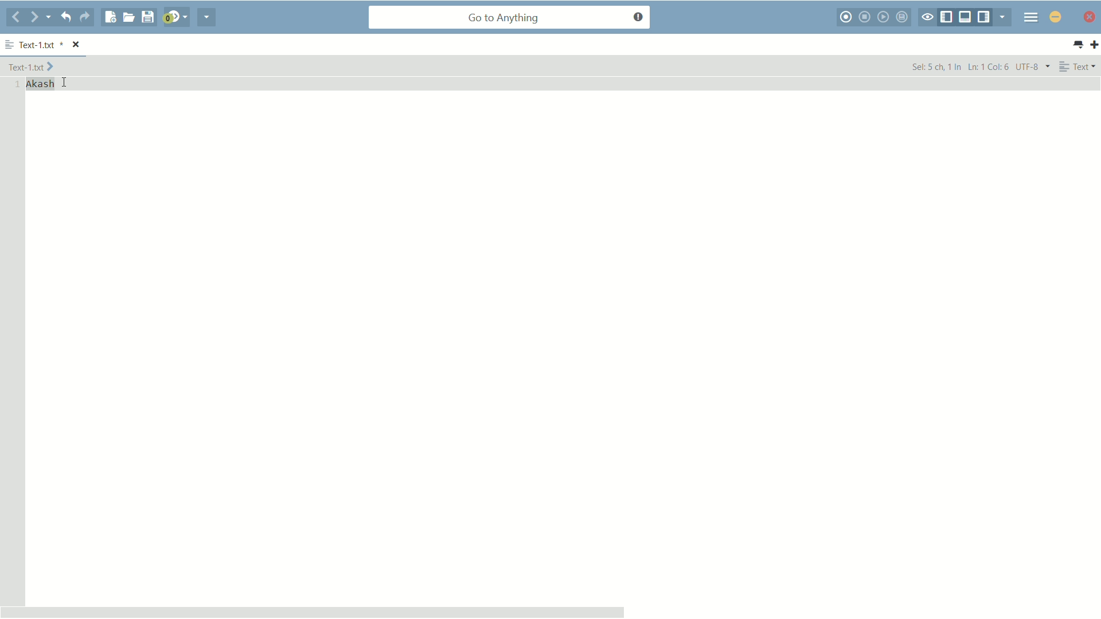 This screenshot has width=1101, height=619. Describe the element at coordinates (885, 17) in the screenshot. I see `play last macro` at that location.